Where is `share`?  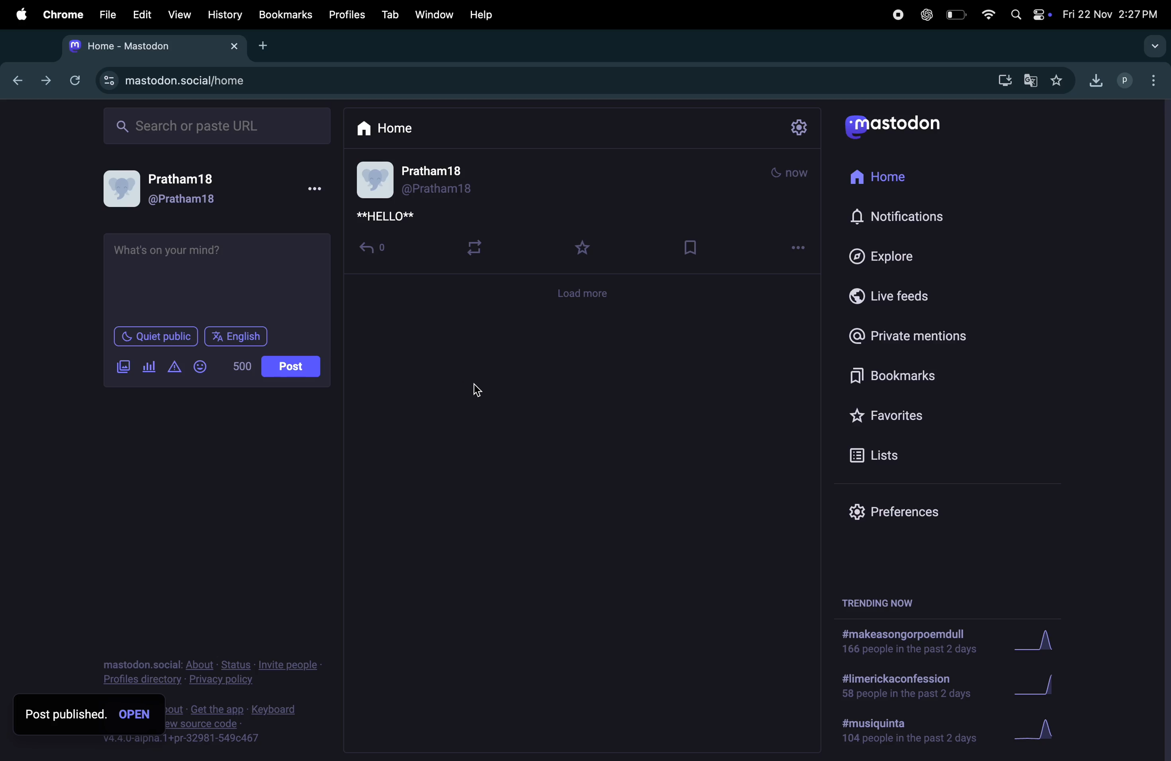 share is located at coordinates (378, 252).